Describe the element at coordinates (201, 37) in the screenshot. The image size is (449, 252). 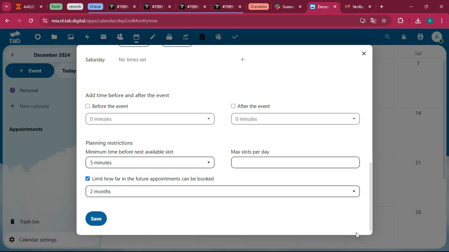
I see `gift` at that location.